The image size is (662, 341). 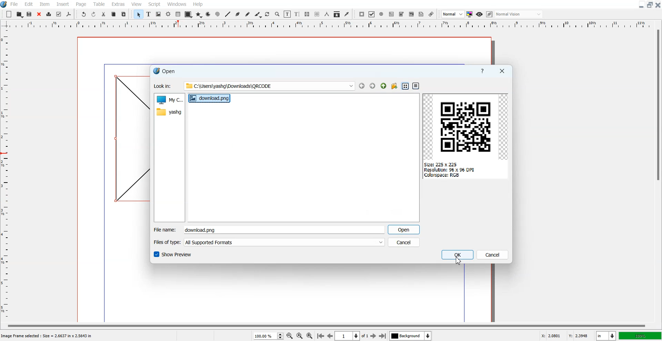 I want to click on File of type, so click(x=269, y=242).